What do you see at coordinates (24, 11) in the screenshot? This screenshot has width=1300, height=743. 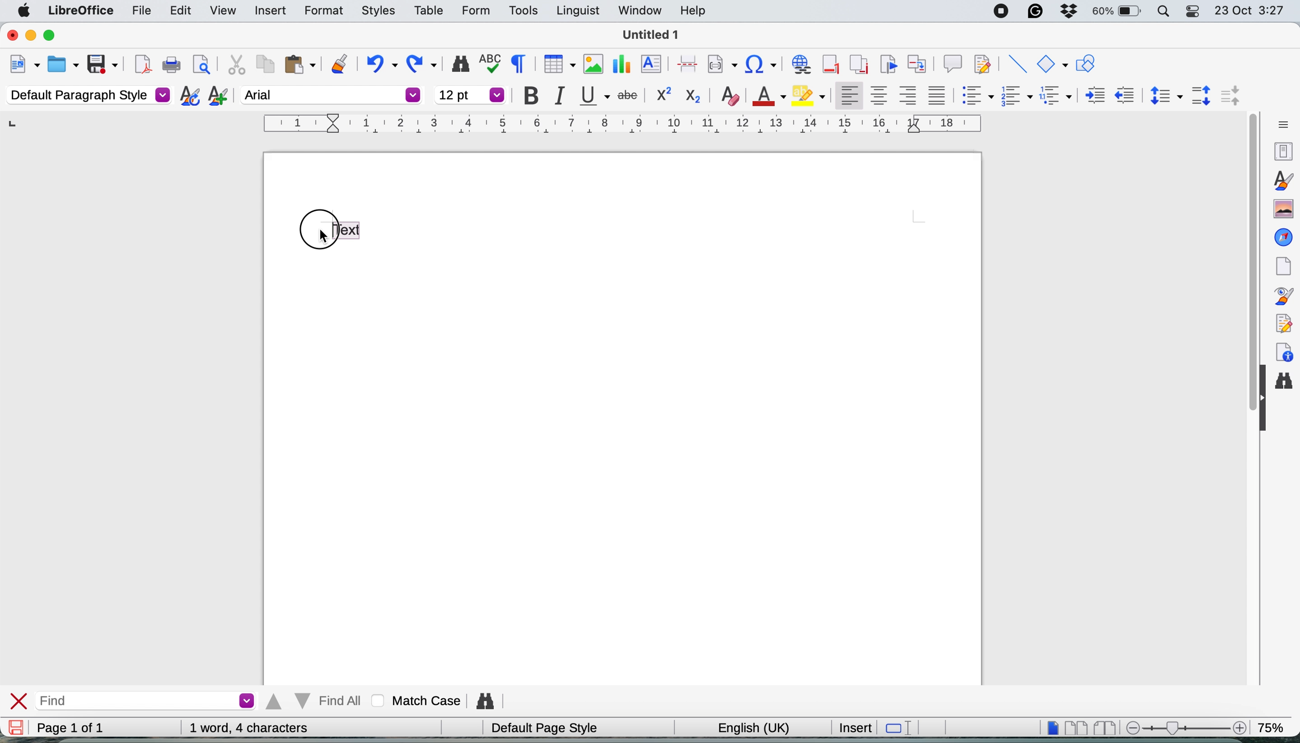 I see `system logo` at bounding box center [24, 11].